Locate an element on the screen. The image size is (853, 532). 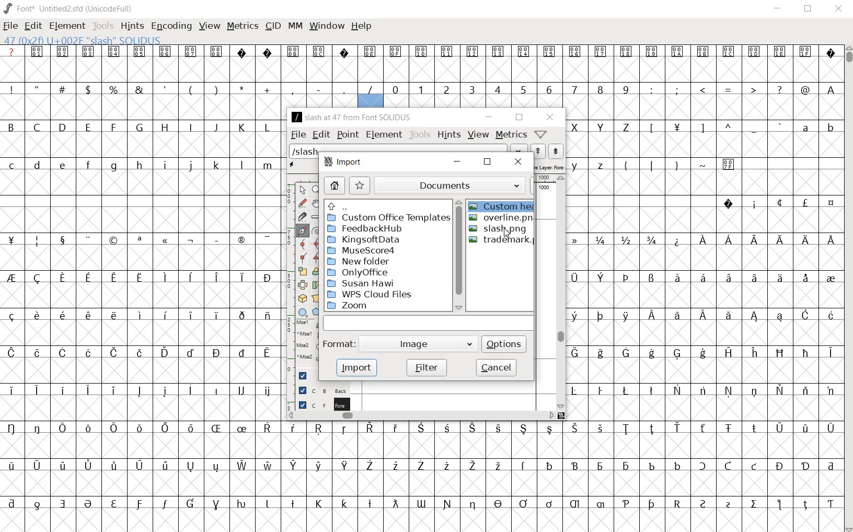
tools is located at coordinates (420, 134).